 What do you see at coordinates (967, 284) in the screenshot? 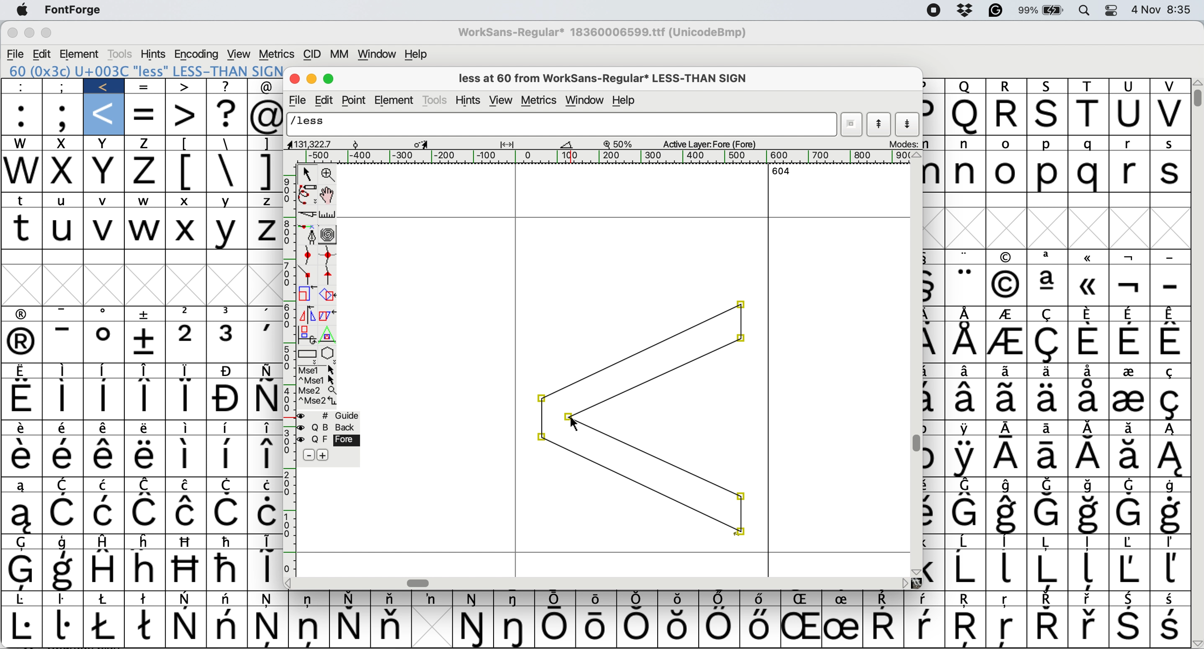
I see `Symbol` at bounding box center [967, 284].